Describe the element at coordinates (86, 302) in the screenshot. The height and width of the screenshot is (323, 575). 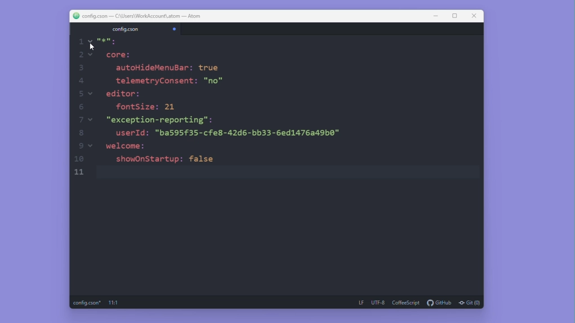
I see `config.cson` at that location.